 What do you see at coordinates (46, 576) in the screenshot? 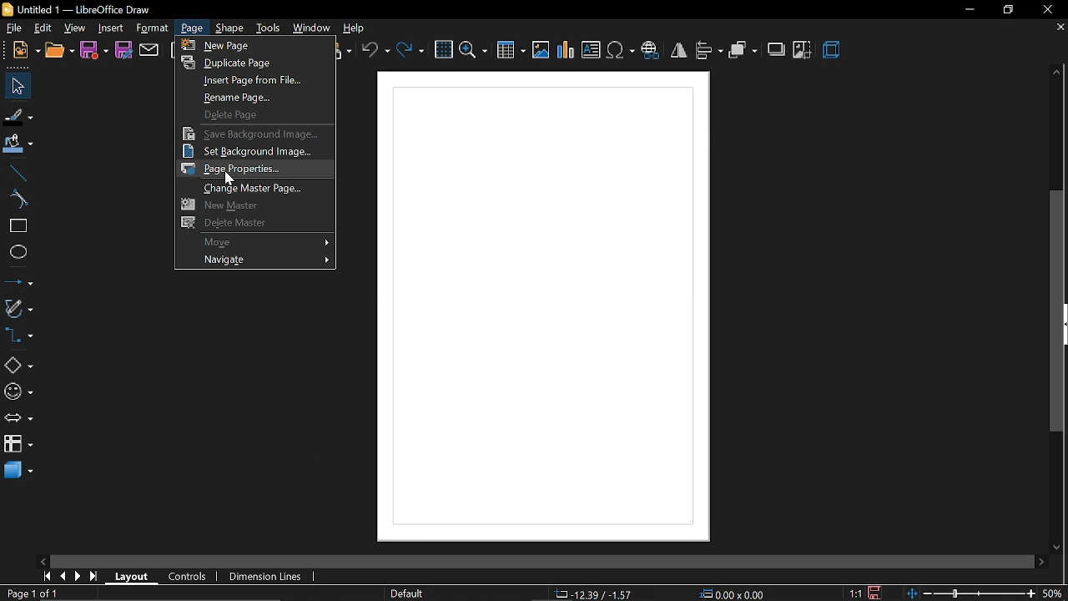
I see `go to first page` at bounding box center [46, 576].